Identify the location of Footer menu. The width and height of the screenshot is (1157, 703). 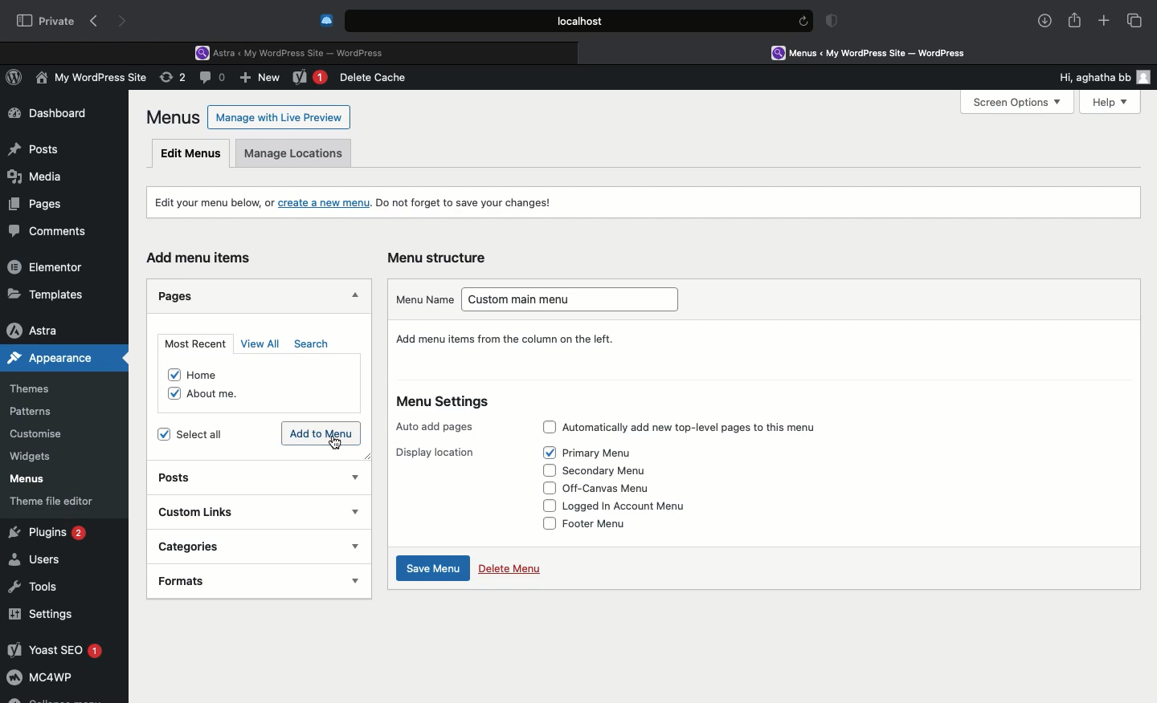
(607, 526).